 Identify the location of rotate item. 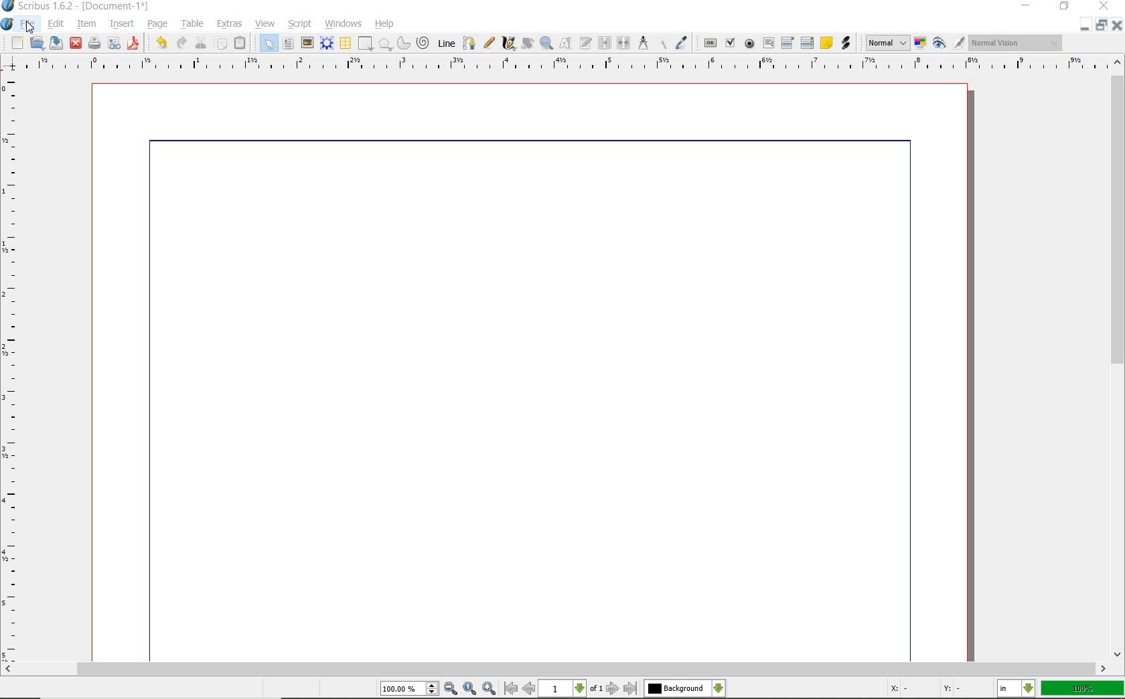
(528, 44).